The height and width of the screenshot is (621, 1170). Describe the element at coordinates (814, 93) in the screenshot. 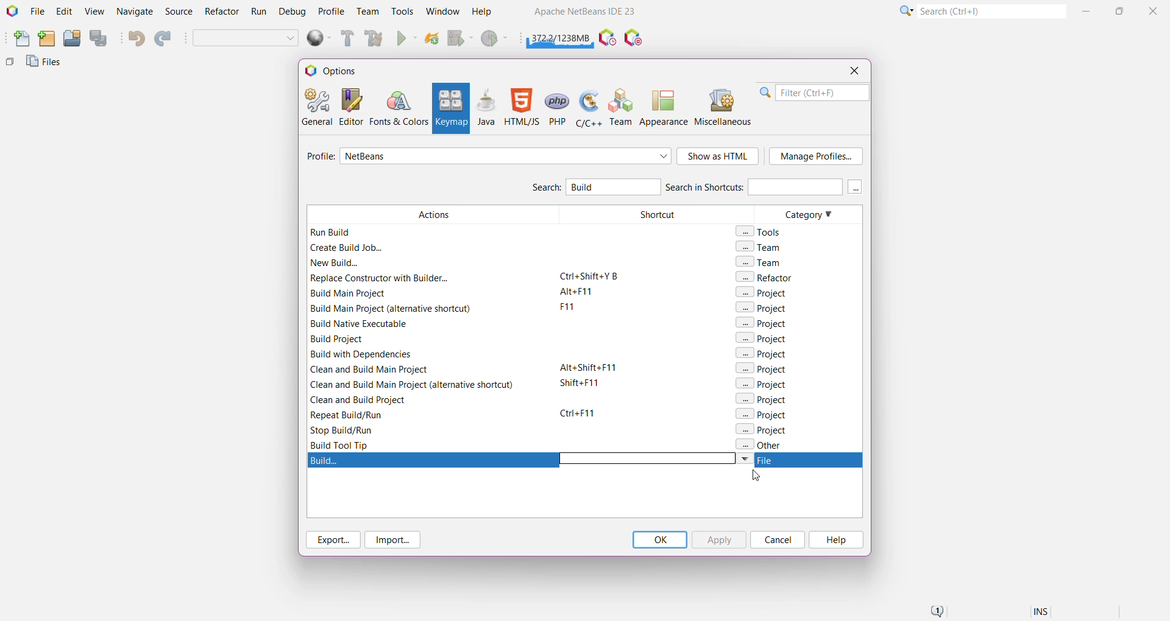

I see `Filter` at that location.